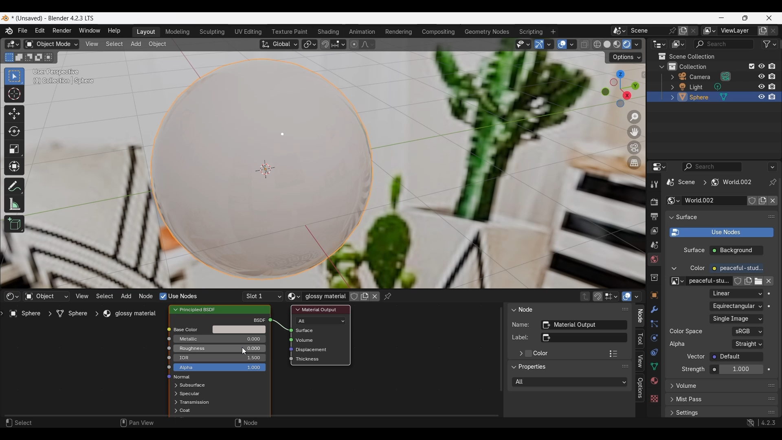 This screenshot has height=440, width=782. Describe the element at coordinates (709, 281) in the screenshot. I see `peaceful-stu..` at that location.